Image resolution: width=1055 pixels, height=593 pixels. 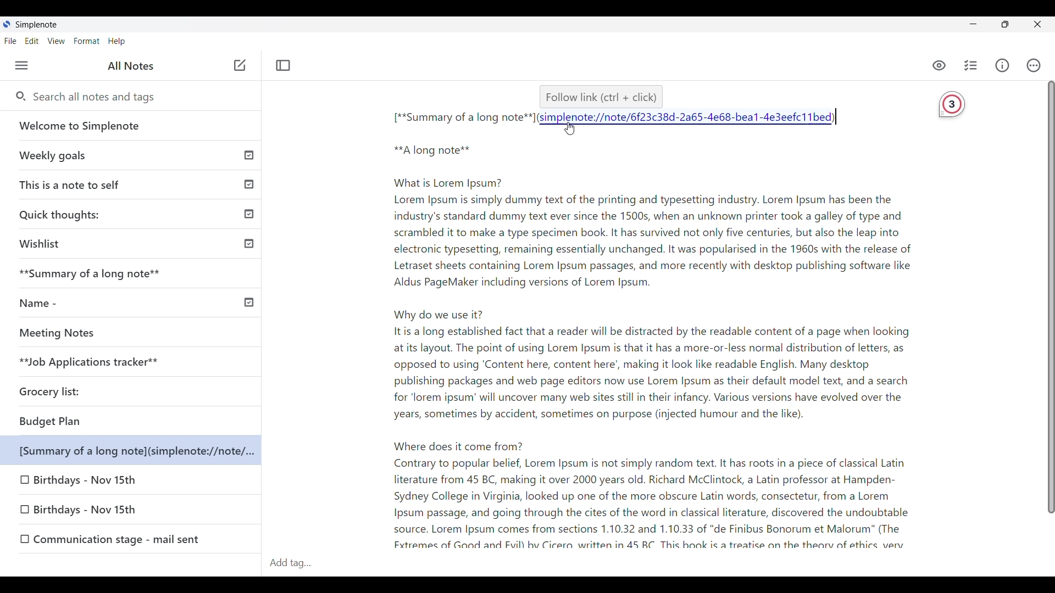 What do you see at coordinates (238, 66) in the screenshot?
I see `Add note` at bounding box center [238, 66].